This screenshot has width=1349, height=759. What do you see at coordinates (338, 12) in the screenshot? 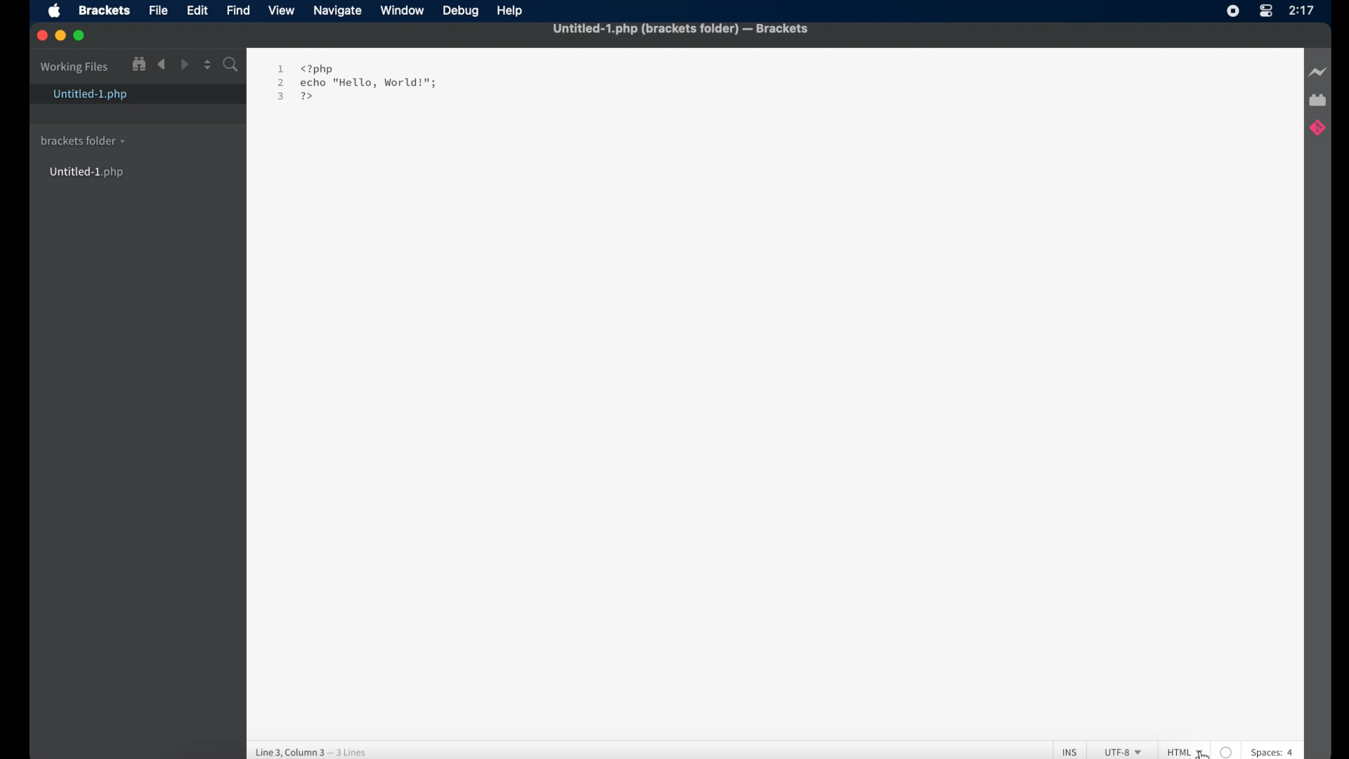
I see `navigate` at bounding box center [338, 12].